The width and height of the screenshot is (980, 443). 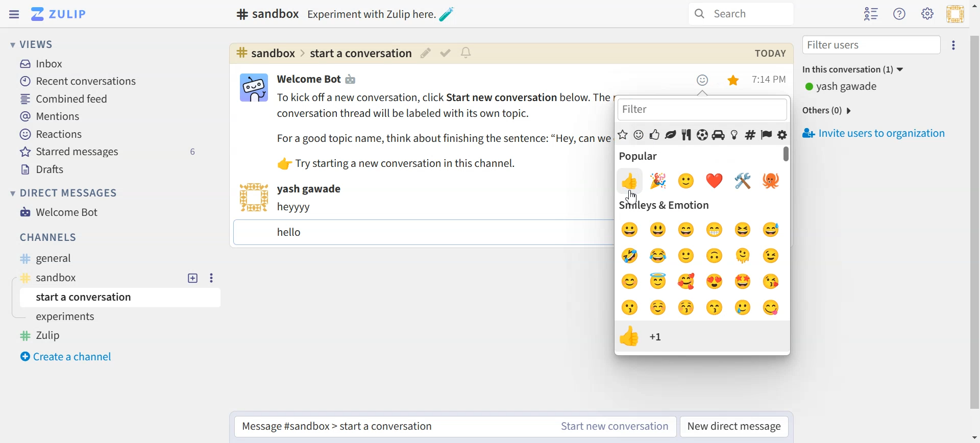 I want to click on emoji, so click(x=714, y=179).